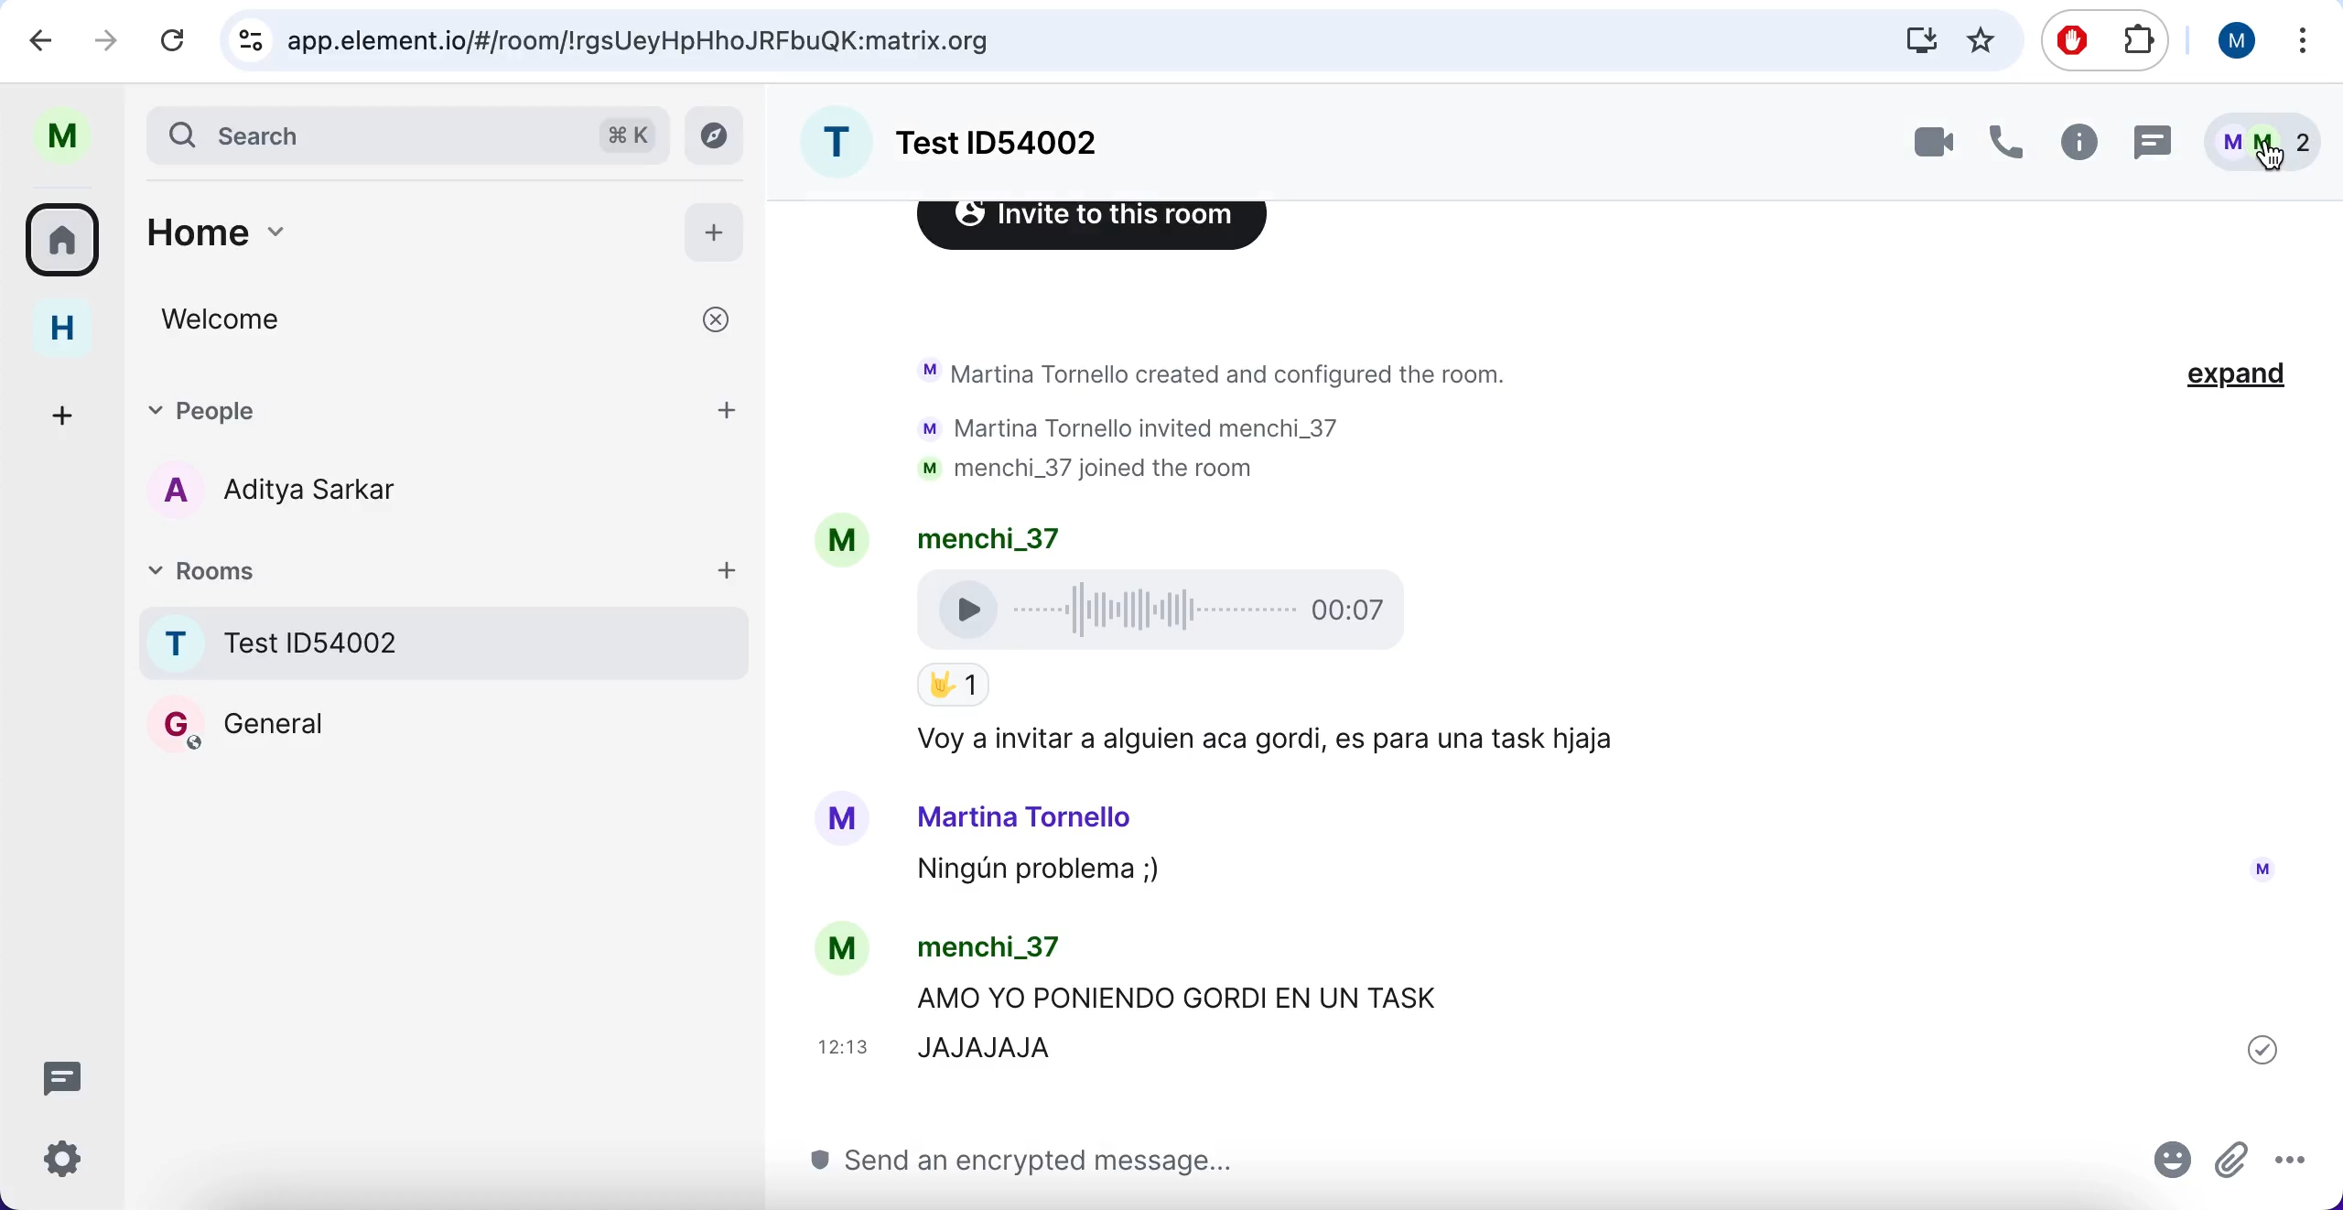 This screenshot has width=2343, height=1210. Describe the element at coordinates (2077, 146) in the screenshot. I see `information` at that location.